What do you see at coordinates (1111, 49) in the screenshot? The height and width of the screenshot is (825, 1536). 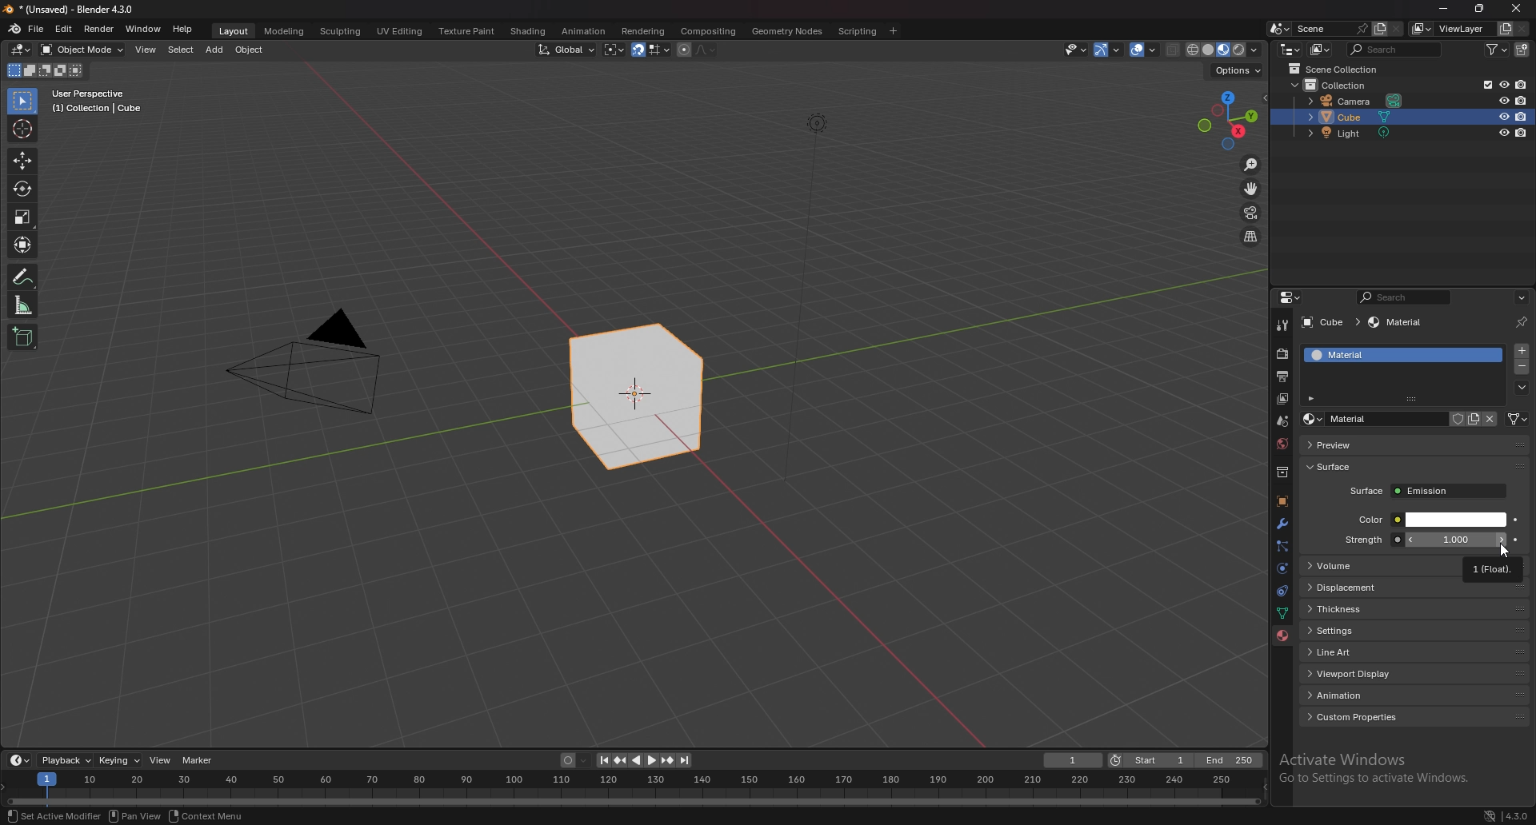 I see `gizmo` at bounding box center [1111, 49].